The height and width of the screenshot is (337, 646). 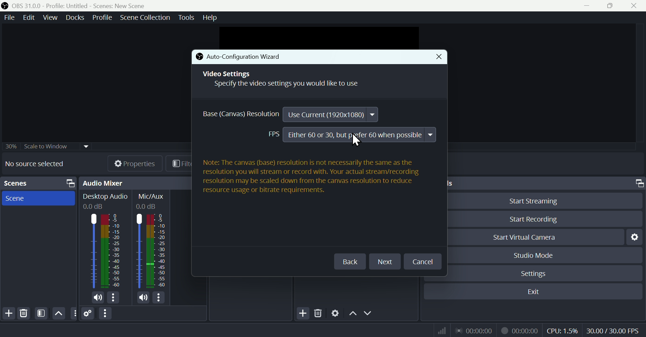 What do you see at coordinates (473, 330) in the screenshot?
I see `Audio recorder` at bounding box center [473, 330].